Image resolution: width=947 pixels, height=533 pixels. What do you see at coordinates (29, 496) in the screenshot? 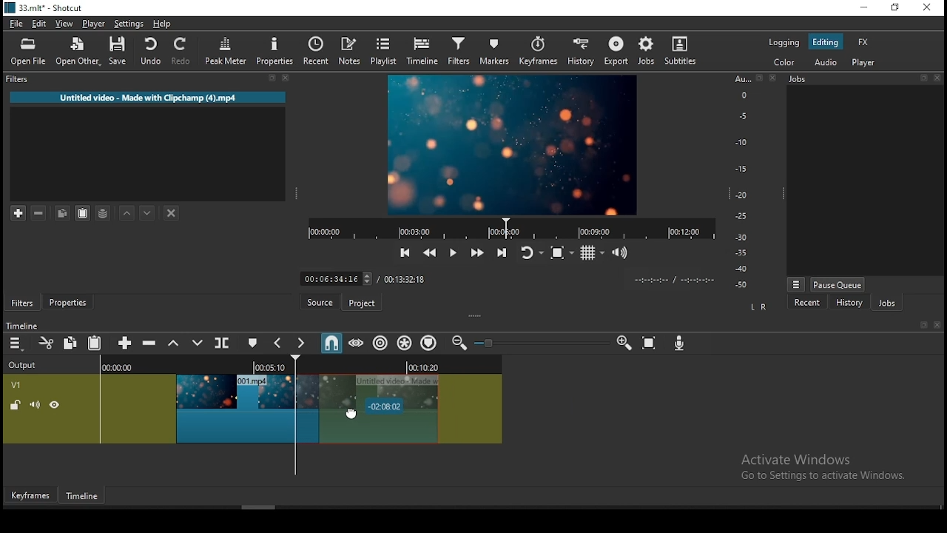
I see `Keyframes` at bounding box center [29, 496].